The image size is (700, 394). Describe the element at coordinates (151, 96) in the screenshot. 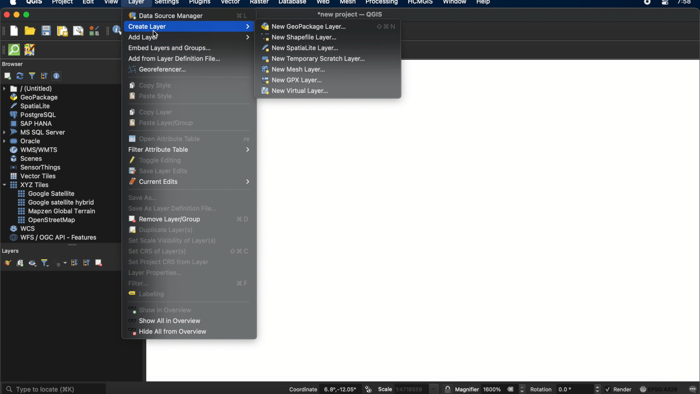

I see `paste style` at that location.